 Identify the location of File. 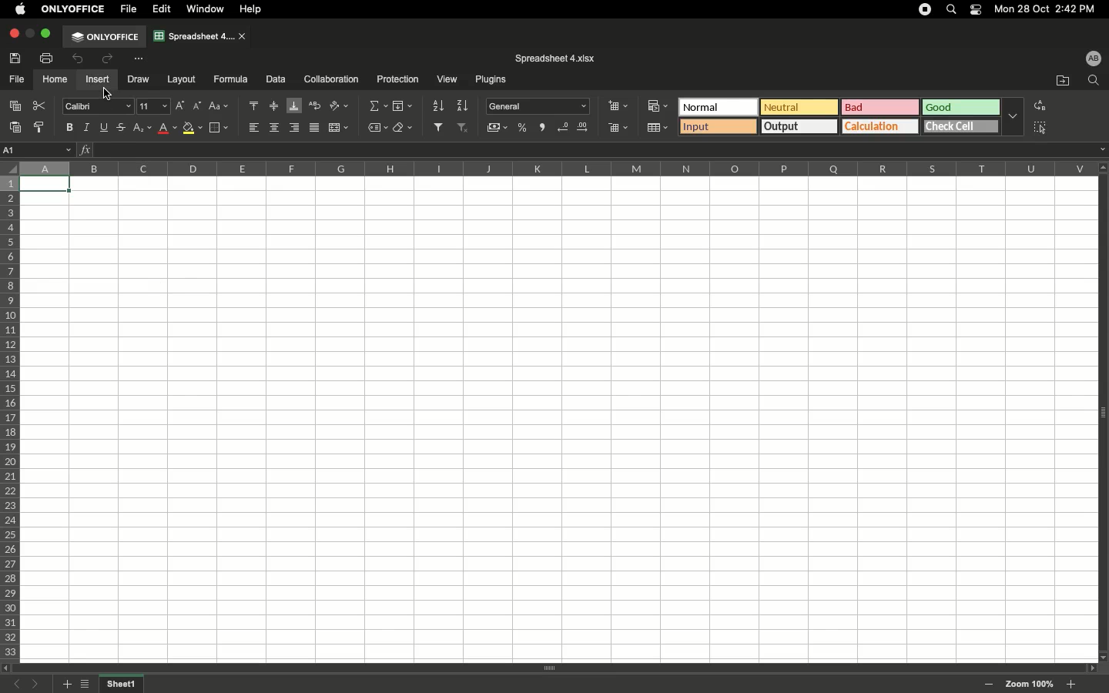
(130, 9).